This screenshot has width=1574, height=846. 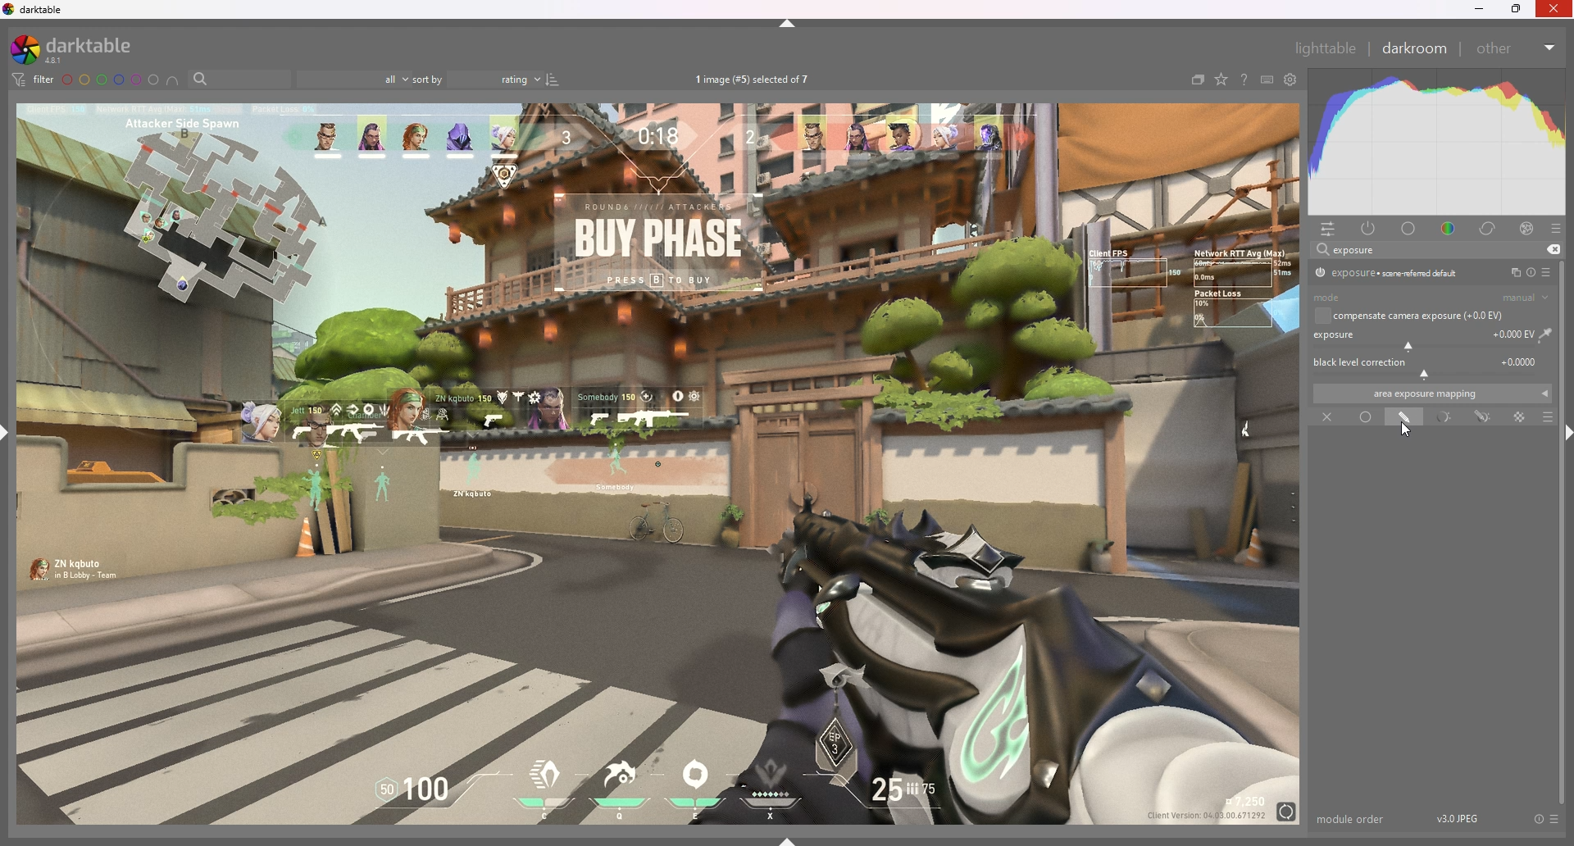 What do you see at coordinates (239, 78) in the screenshot?
I see `filter by name` at bounding box center [239, 78].